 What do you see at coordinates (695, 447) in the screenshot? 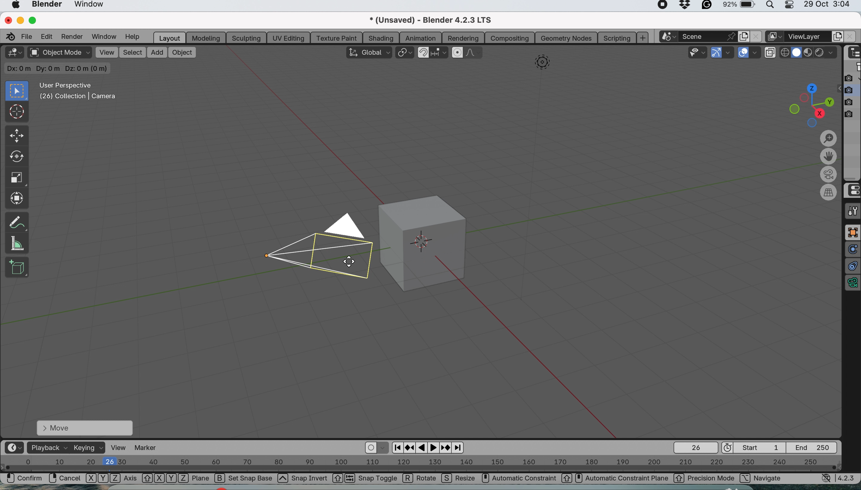
I see `current frame` at bounding box center [695, 447].